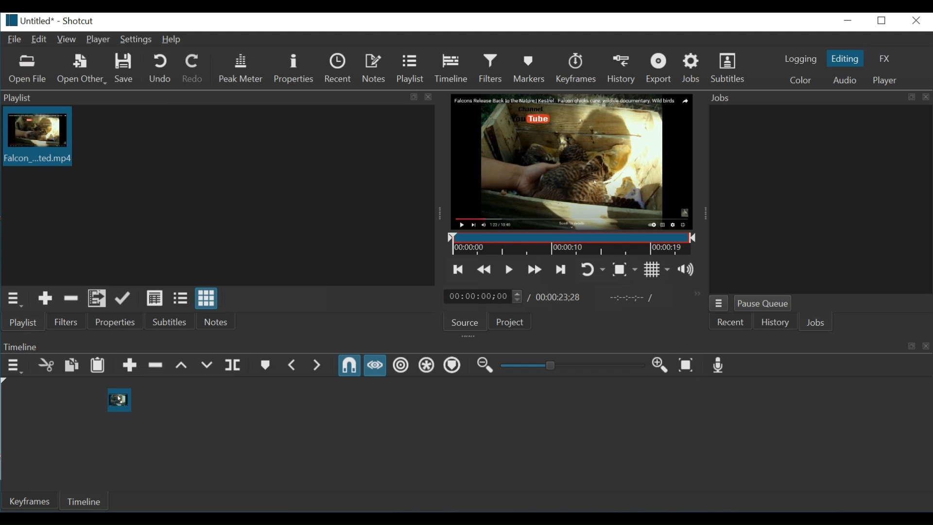 The height and width of the screenshot is (525, 933). What do you see at coordinates (32, 502) in the screenshot?
I see `Keyframe` at bounding box center [32, 502].